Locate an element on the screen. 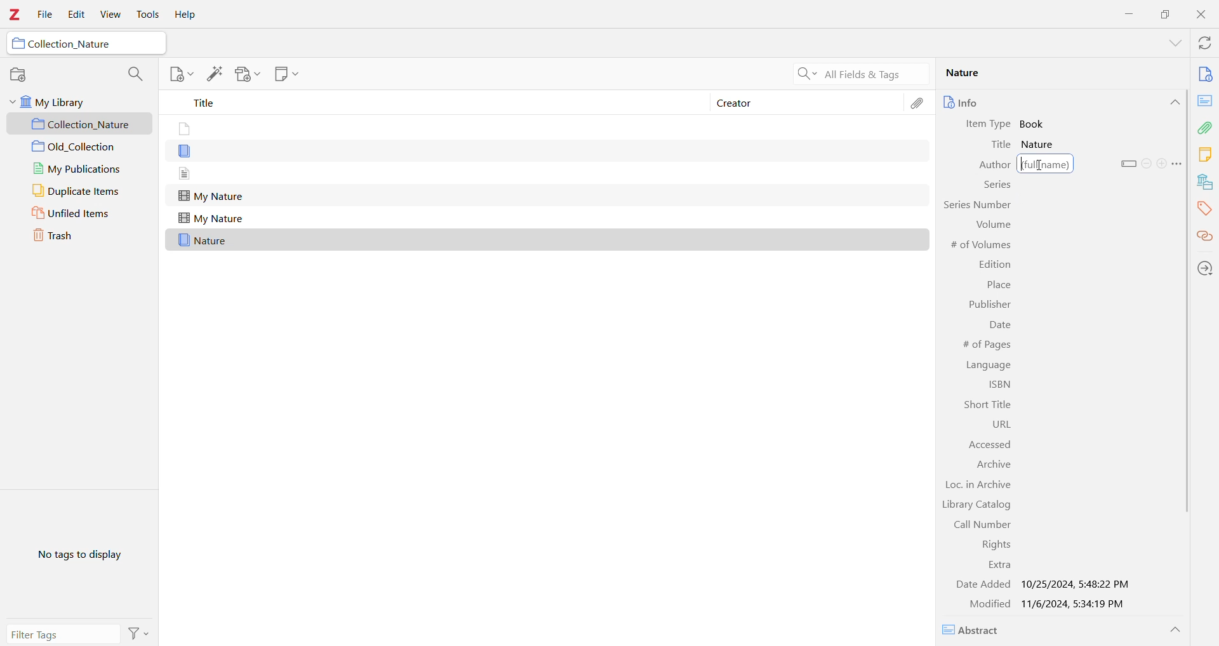 This screenshot has height=646, width=1219. folder icon is located at coordinates (18, 44).